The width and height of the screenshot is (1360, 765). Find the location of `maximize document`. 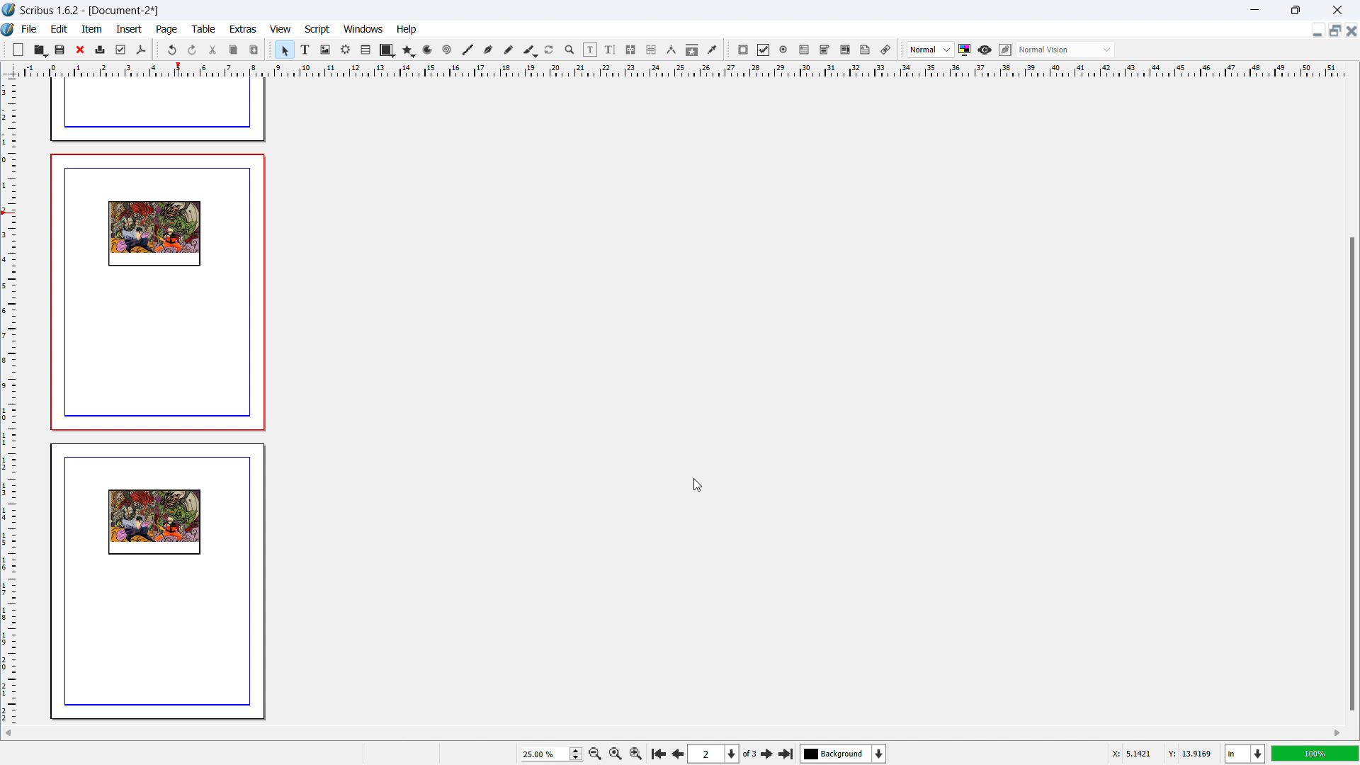

maximize document is located at coordinates (1333, 30).